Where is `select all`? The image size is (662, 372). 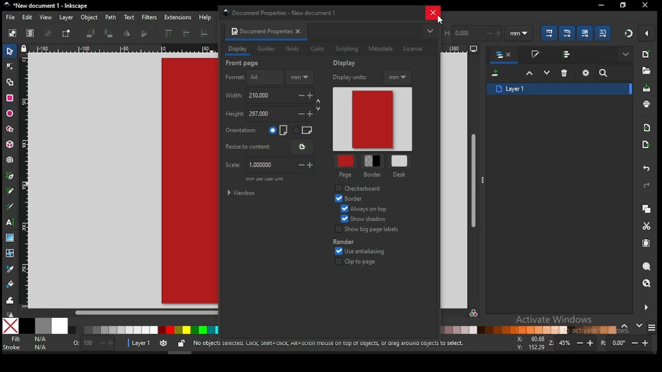 select all is located at coordinates (13, 33).